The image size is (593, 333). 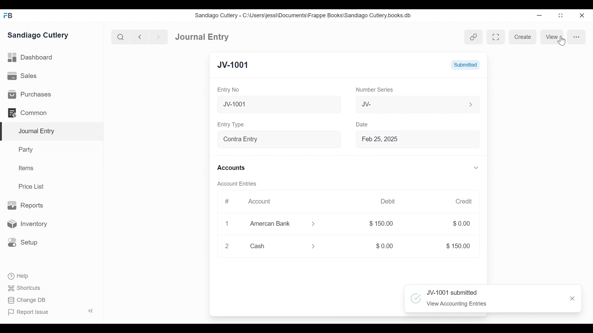 What do you see at coordinates (29, 94) in the screenshot?
I see `Purchases` at bounding box center [29, 94].